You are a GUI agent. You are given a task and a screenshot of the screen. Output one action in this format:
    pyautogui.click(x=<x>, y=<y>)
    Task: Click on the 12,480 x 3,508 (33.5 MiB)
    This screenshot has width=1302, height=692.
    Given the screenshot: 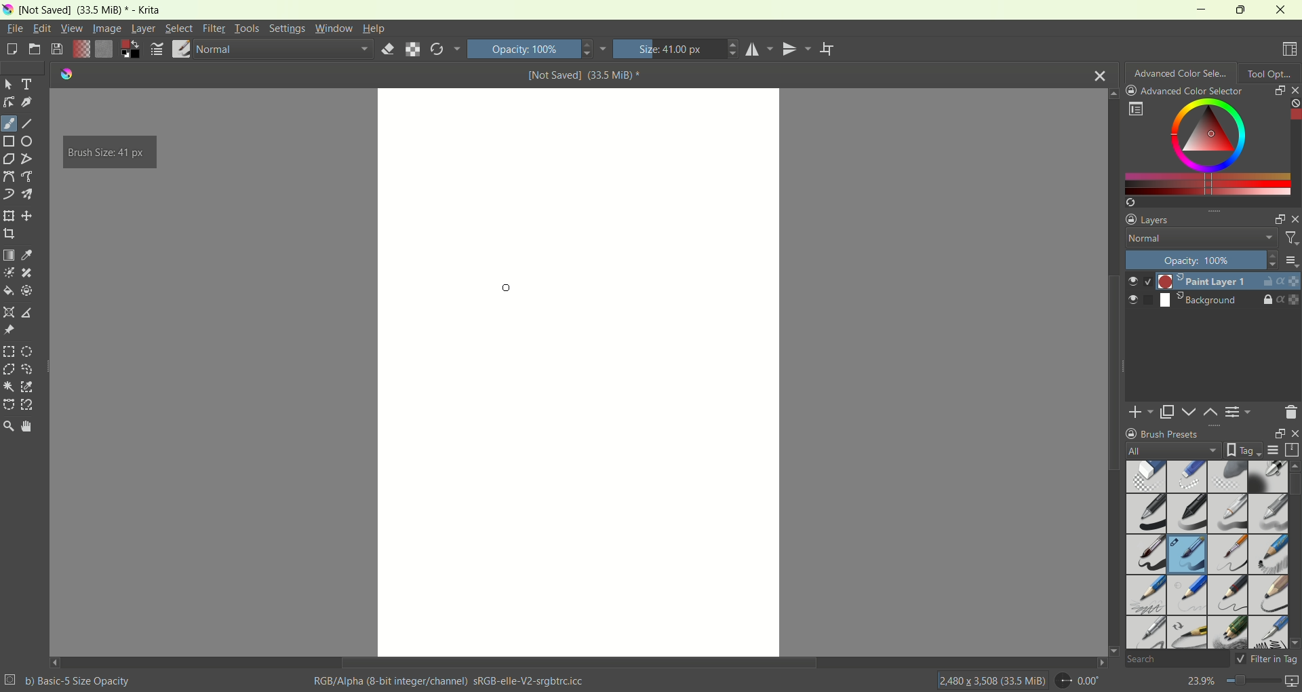 What is the action you would take?
    pyautogui.click(x=991, y=680)
    